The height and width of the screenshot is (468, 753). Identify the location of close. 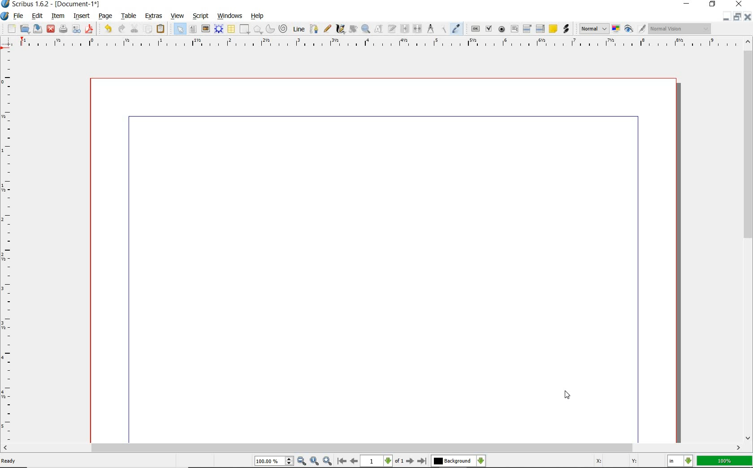
(748, 17).